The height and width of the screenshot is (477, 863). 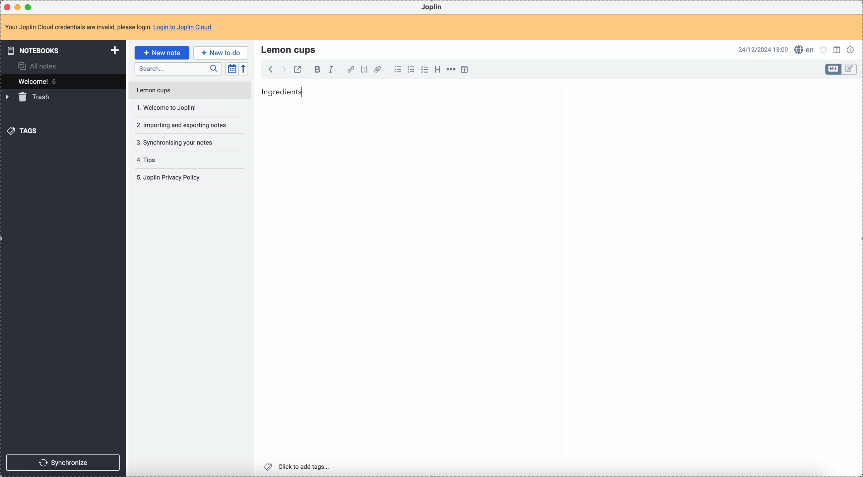 What do you see at coordinates (834, 69) in the screenshot?
I see `toggle edit layout` at bounding box center [834, 69].